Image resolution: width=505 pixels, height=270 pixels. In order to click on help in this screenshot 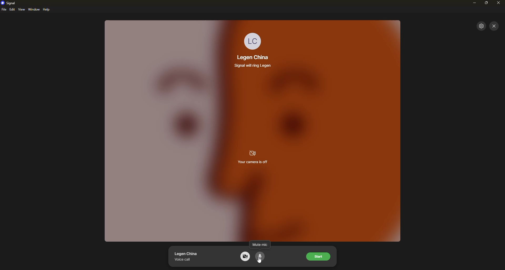, I will do `click(47, 9)`.